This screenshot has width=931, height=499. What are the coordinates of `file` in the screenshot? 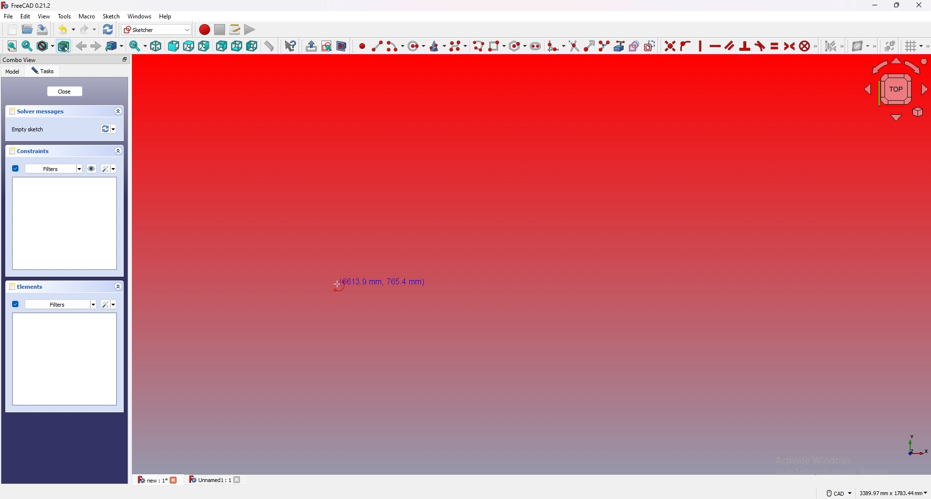 It's located at (9, 16).